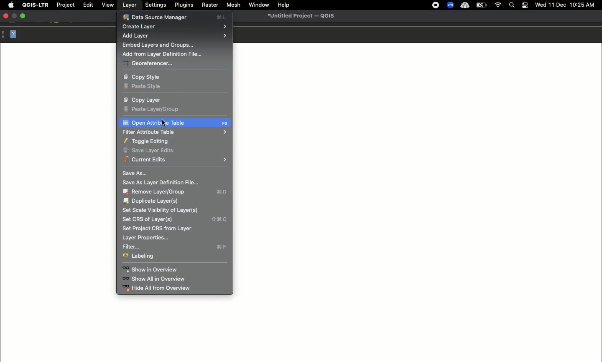 This screenshot has width=602, height=362. What do you see at coordinates (143, 100) in the screenshot?
I see `Copy layer` at bounding box center [143, 100].